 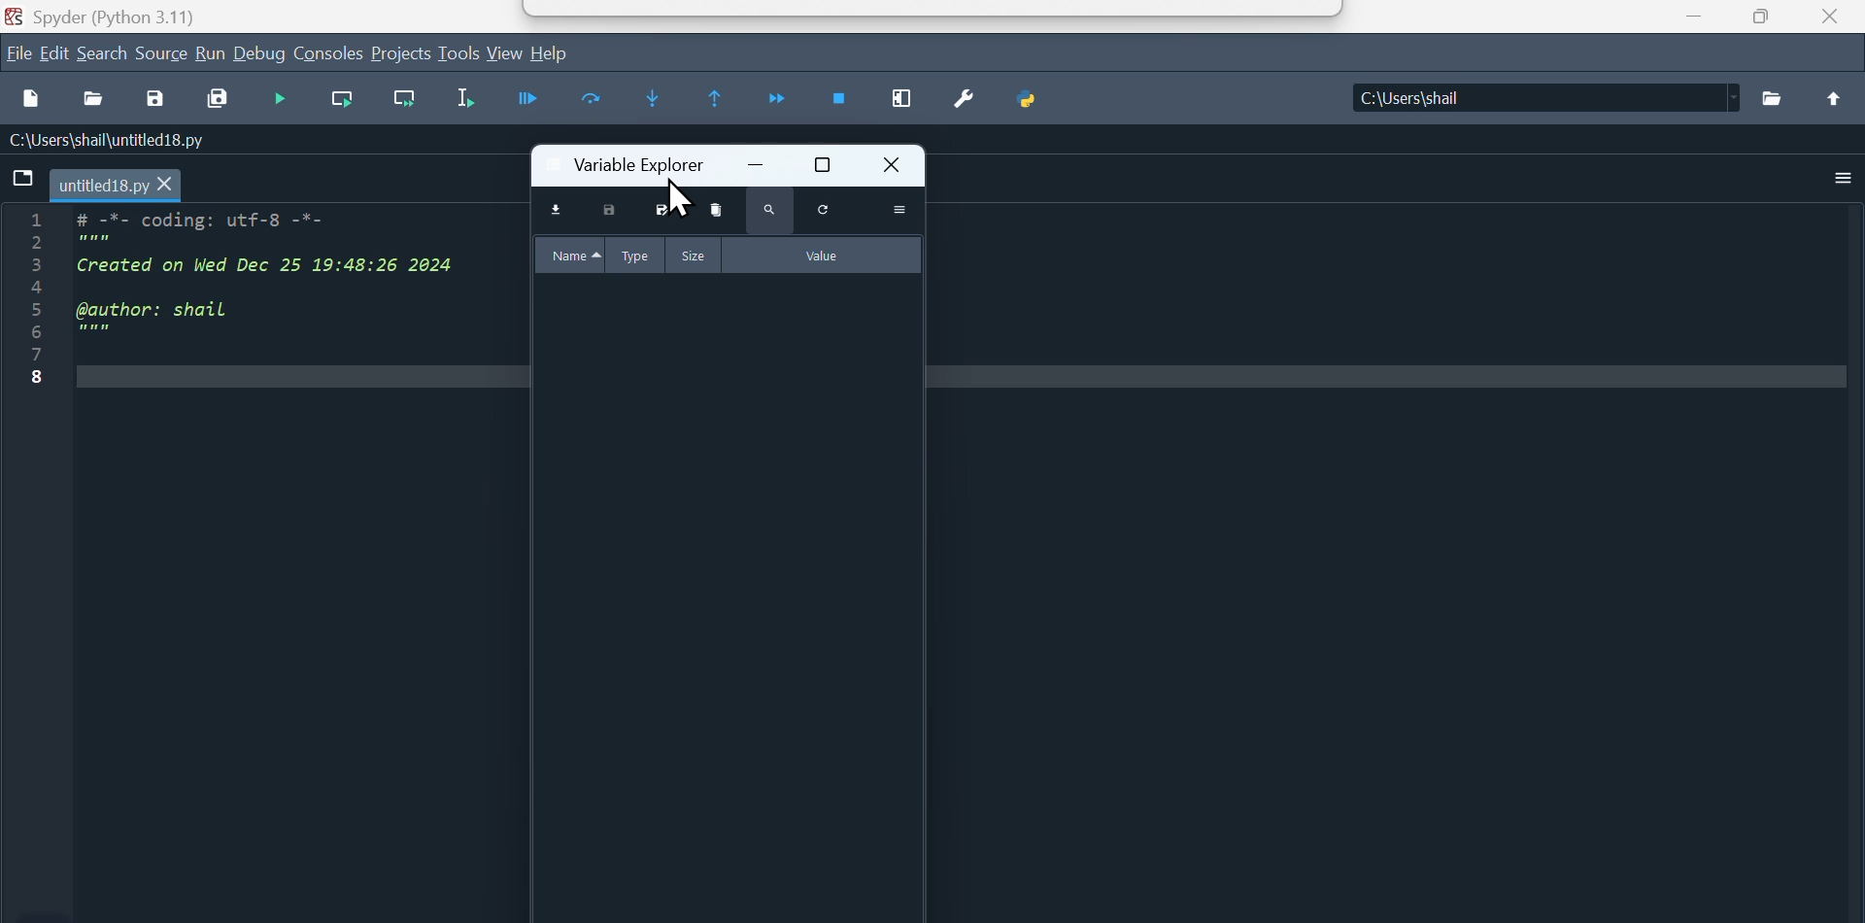 What do you see at coordinates (284, 99) in the screenshot?
I see `Debugging` at bounding box center [284, 99].